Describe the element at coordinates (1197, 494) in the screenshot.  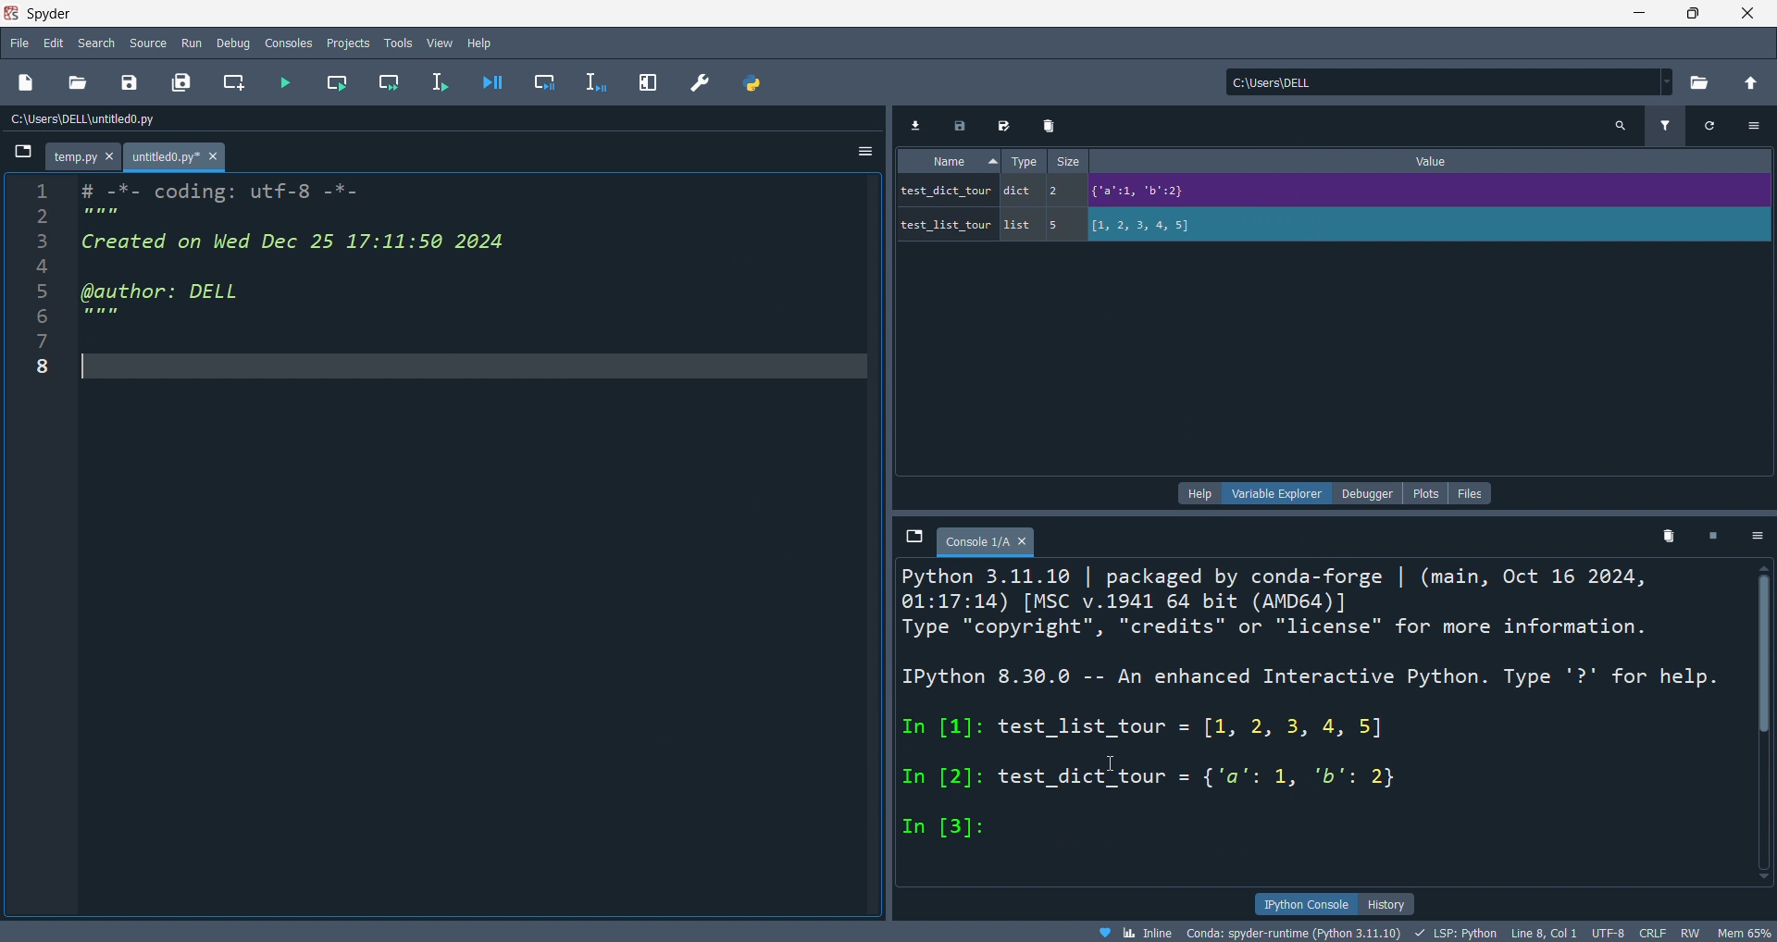
I see `help ` at that location.